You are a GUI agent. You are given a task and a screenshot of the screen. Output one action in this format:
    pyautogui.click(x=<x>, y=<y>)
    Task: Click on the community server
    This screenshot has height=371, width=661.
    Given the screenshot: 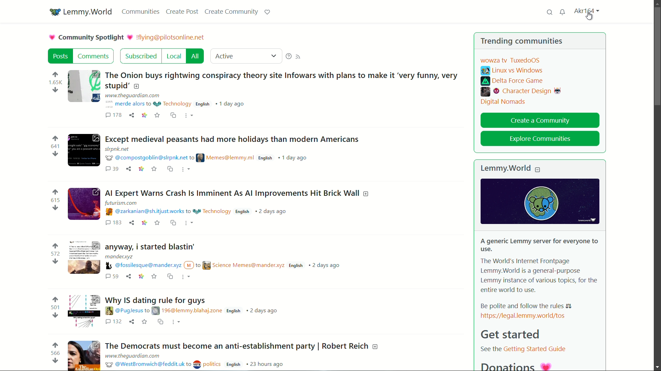 What is the action you would take?
    pyautogui.click(x=172, y=37)
    